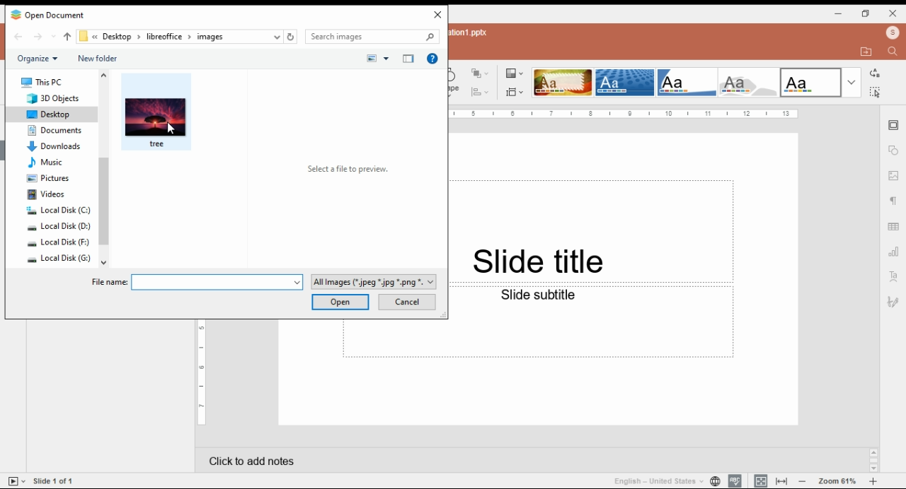  I want to click on start slideshow, so click(16, 481).